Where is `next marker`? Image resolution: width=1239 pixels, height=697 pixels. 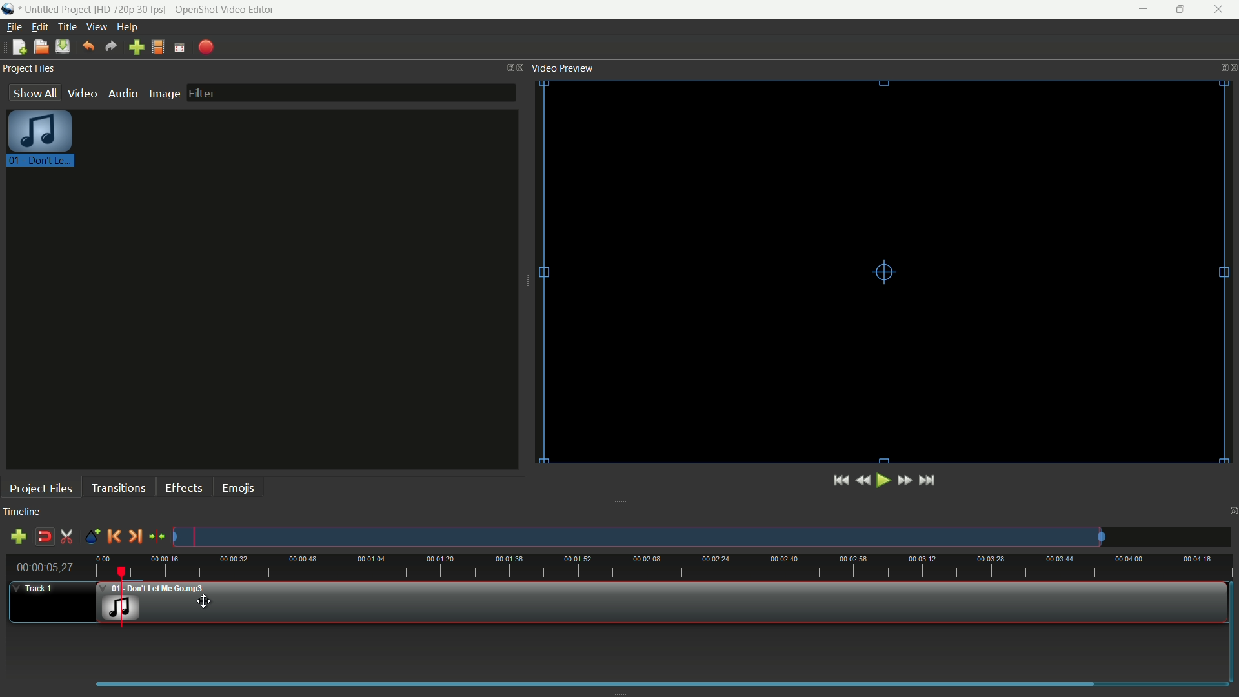
next marker is located at coordinates (134, 536).